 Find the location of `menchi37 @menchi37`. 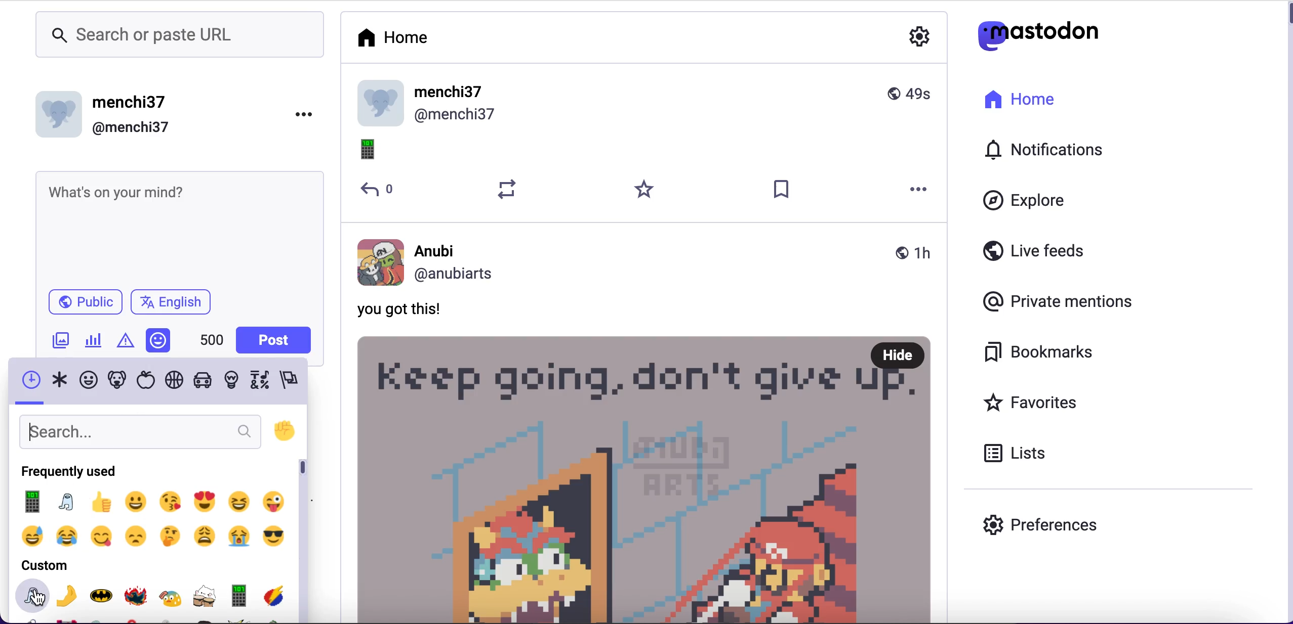

menchi37 @menchi37 is located at coordinates (645, 104).